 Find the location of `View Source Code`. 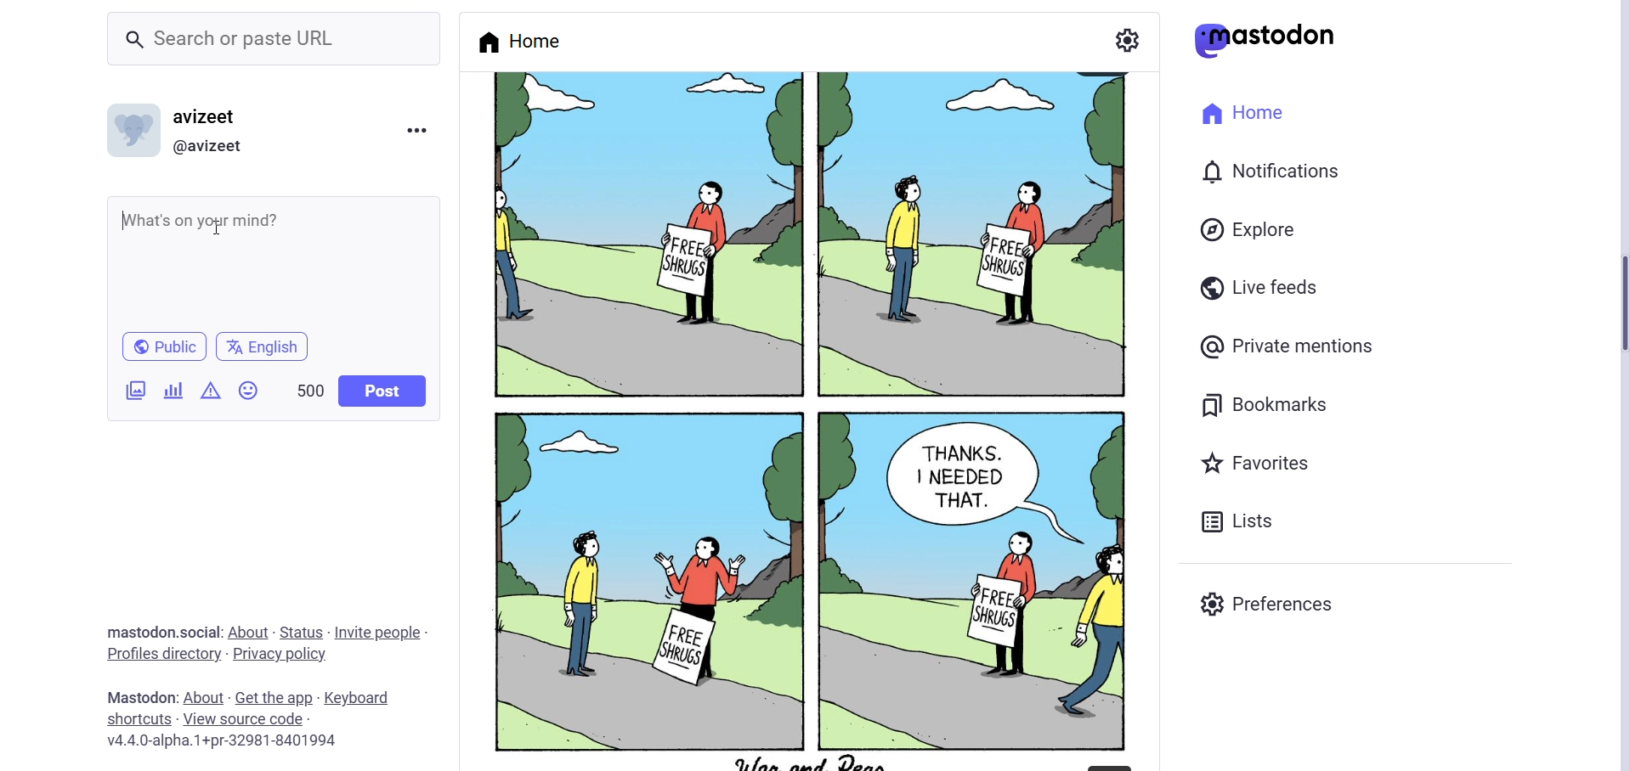

View Source Code is located at coordinates (247, 718).